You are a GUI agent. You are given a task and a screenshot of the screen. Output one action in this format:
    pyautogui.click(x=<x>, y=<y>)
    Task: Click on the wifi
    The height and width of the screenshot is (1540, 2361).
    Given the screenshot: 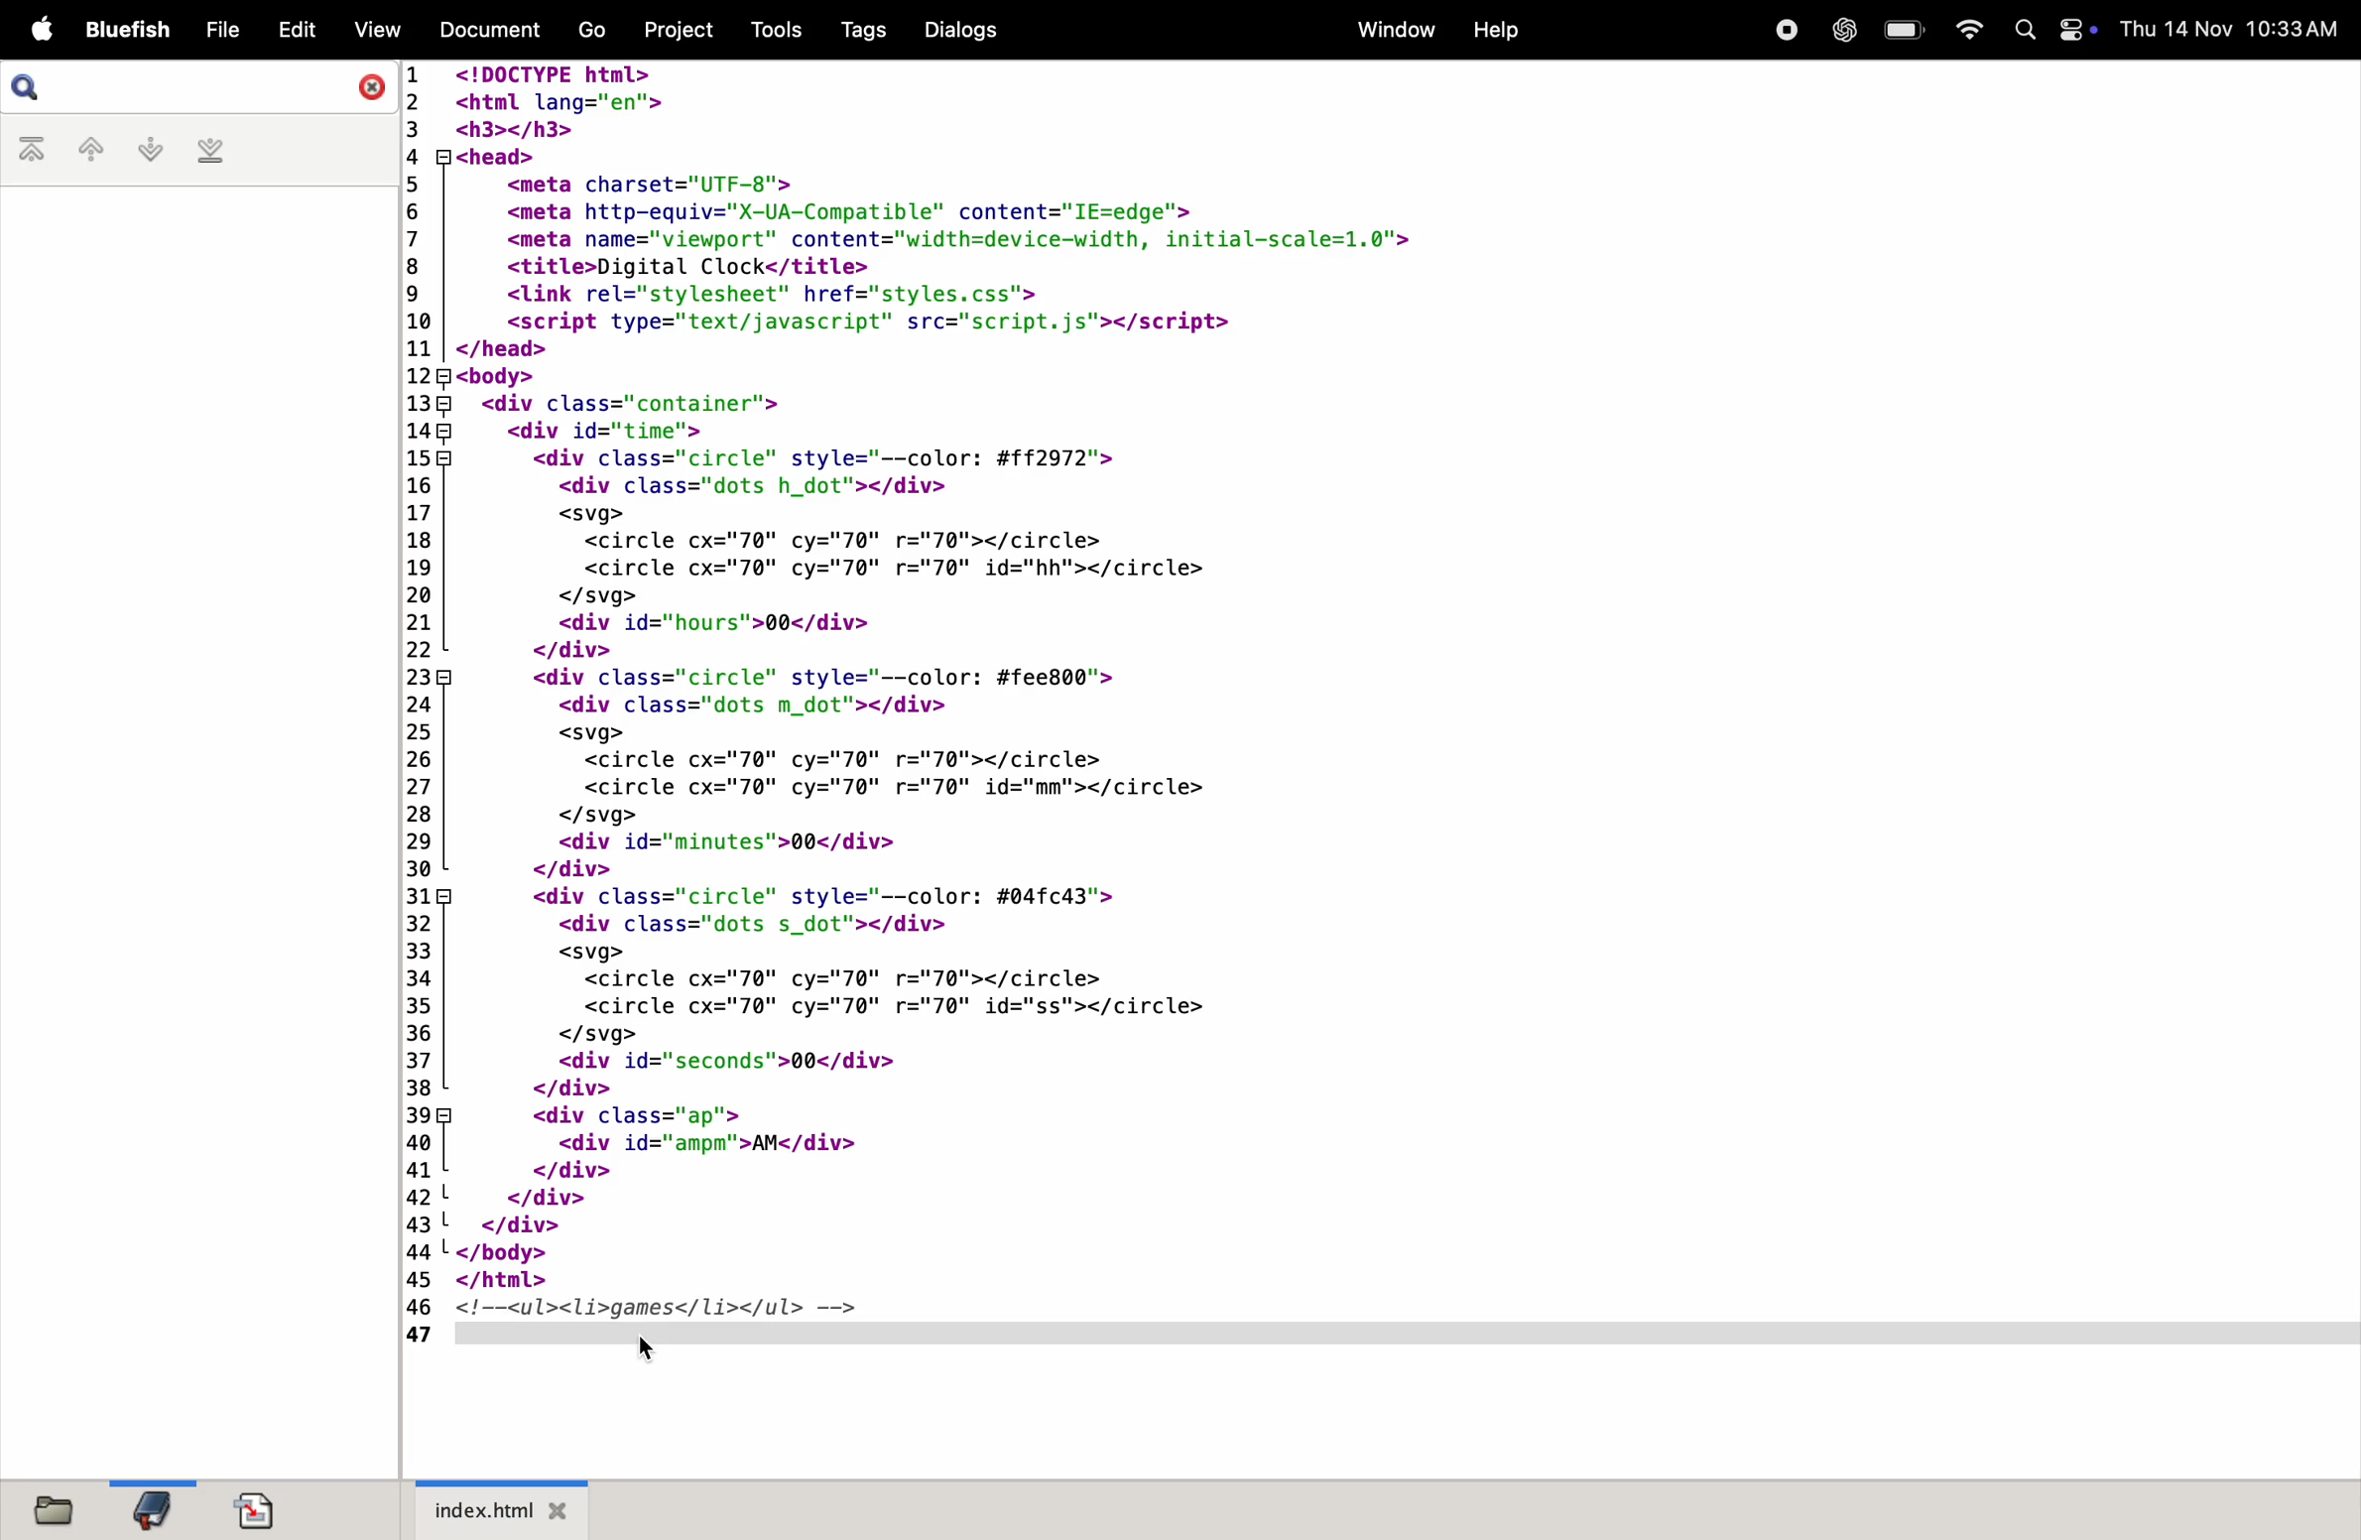 What is the action you would take?
    pyautogui.click(x=1966, y=28)
    